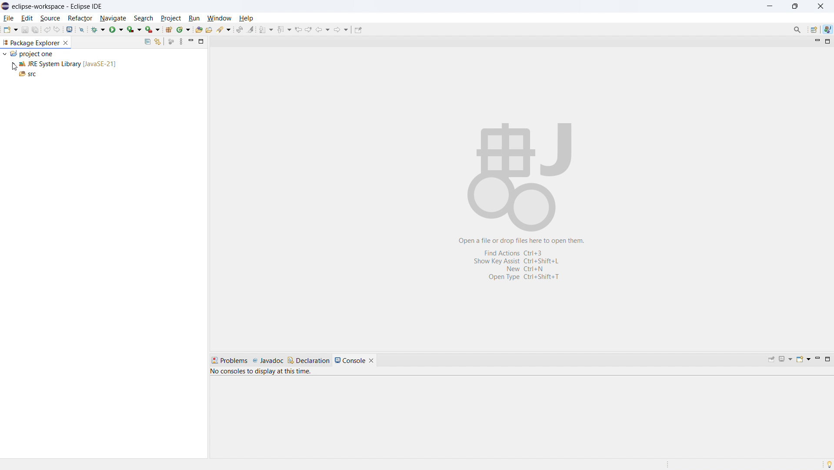  Describe the element at coordinates (201, 41) in the screenshot. I see `maximize` at that location.